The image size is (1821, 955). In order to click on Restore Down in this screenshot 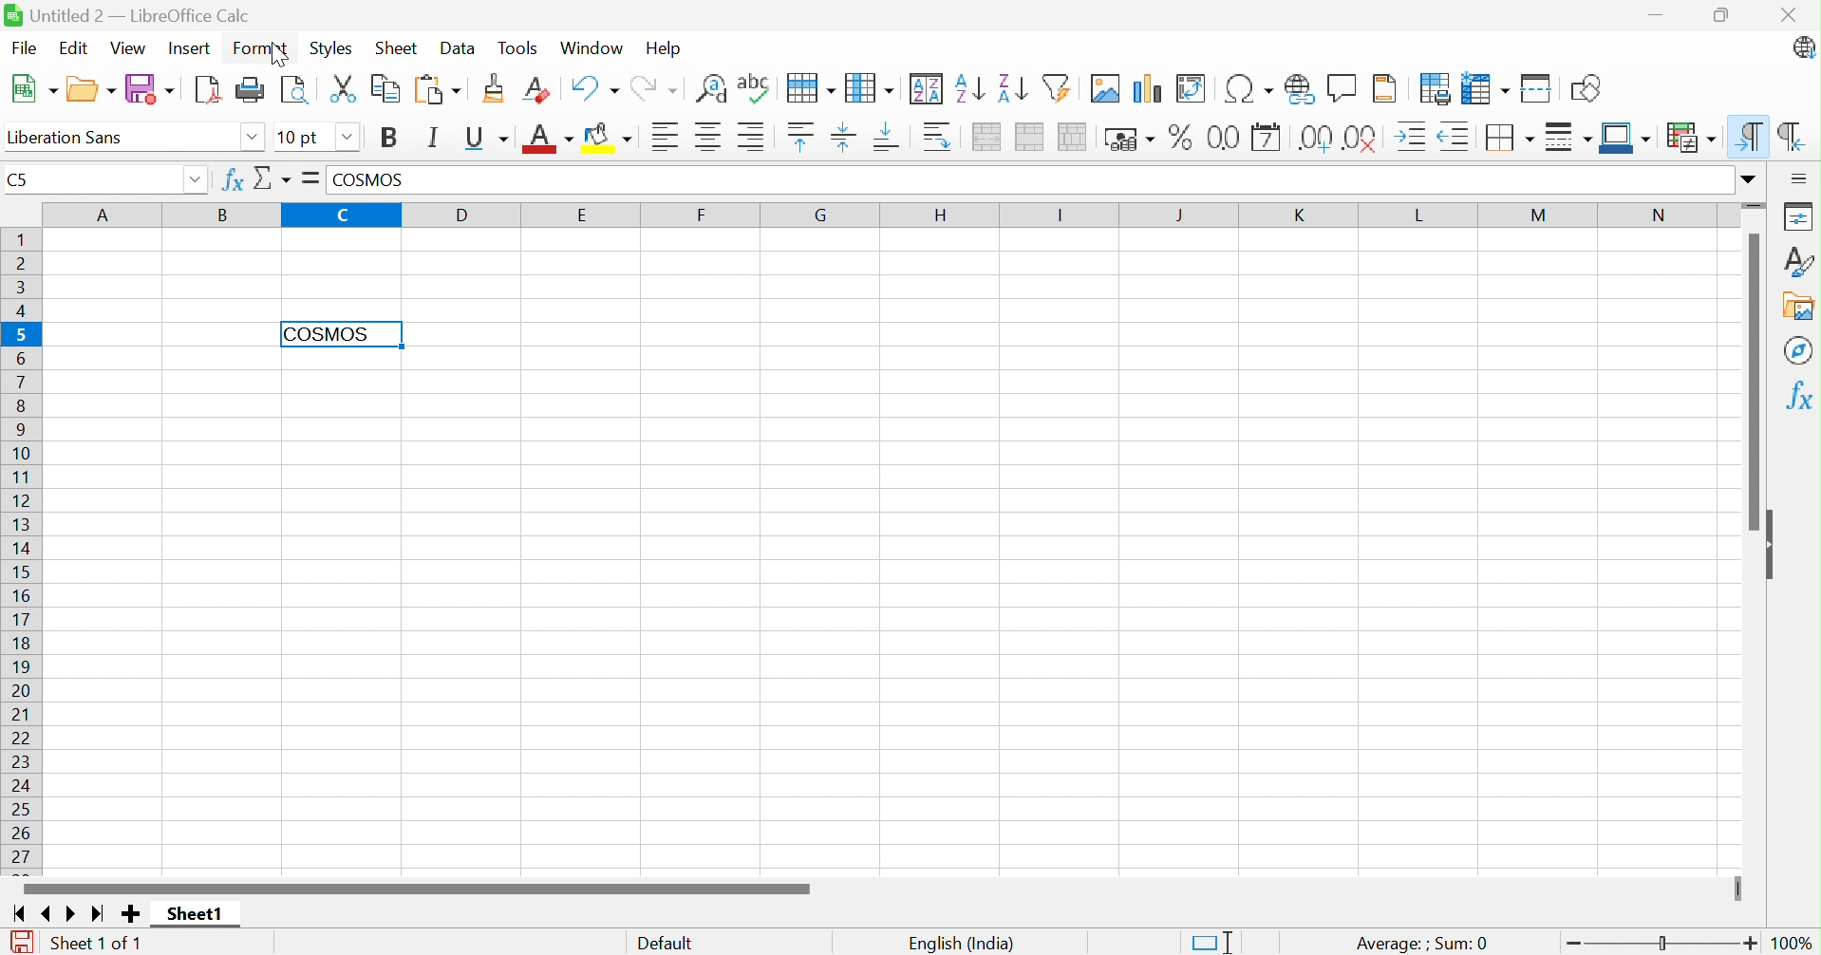, I will do `click(1728, 14)`.